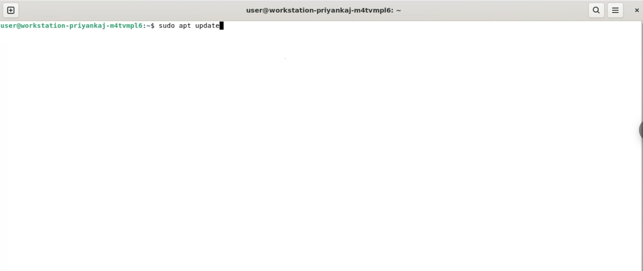  I want to click on search, so click(596, 10).